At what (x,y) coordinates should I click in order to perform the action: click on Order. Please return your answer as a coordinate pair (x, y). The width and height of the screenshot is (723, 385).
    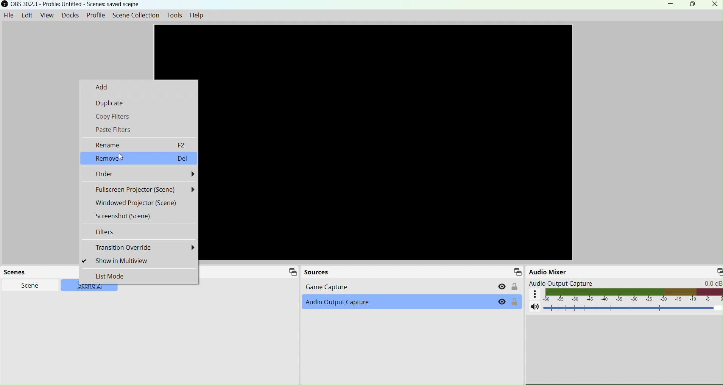
    Looking at the image, I should click on (139, 175).